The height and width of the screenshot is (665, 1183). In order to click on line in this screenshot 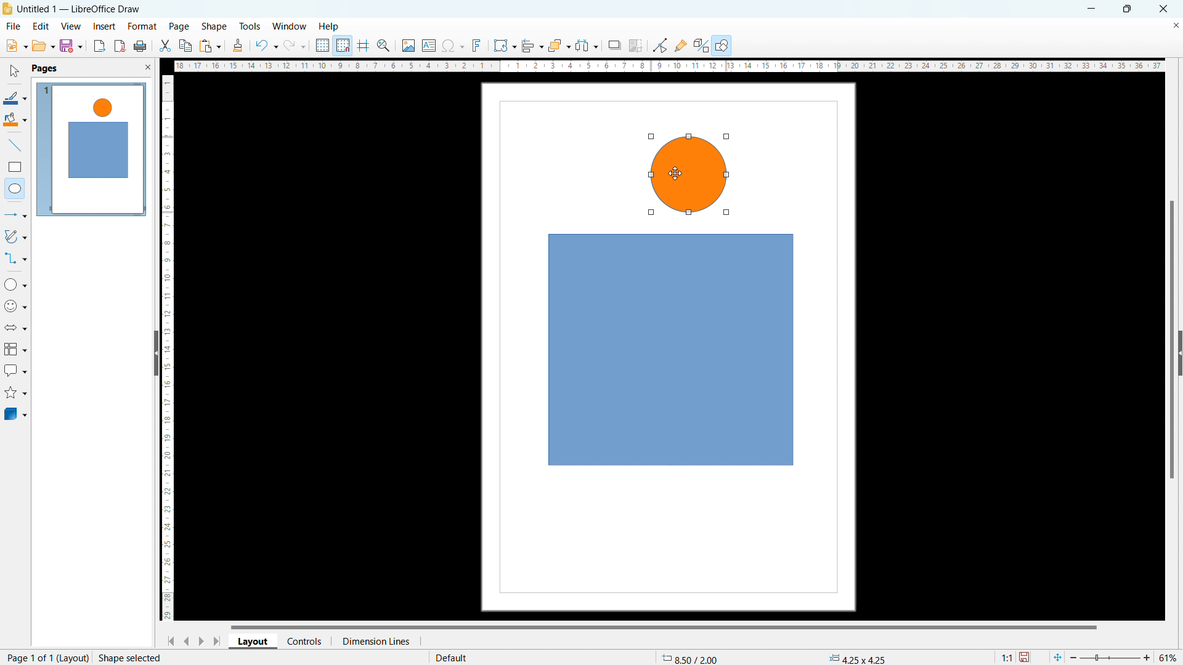, I will do `click(15, 146)`.